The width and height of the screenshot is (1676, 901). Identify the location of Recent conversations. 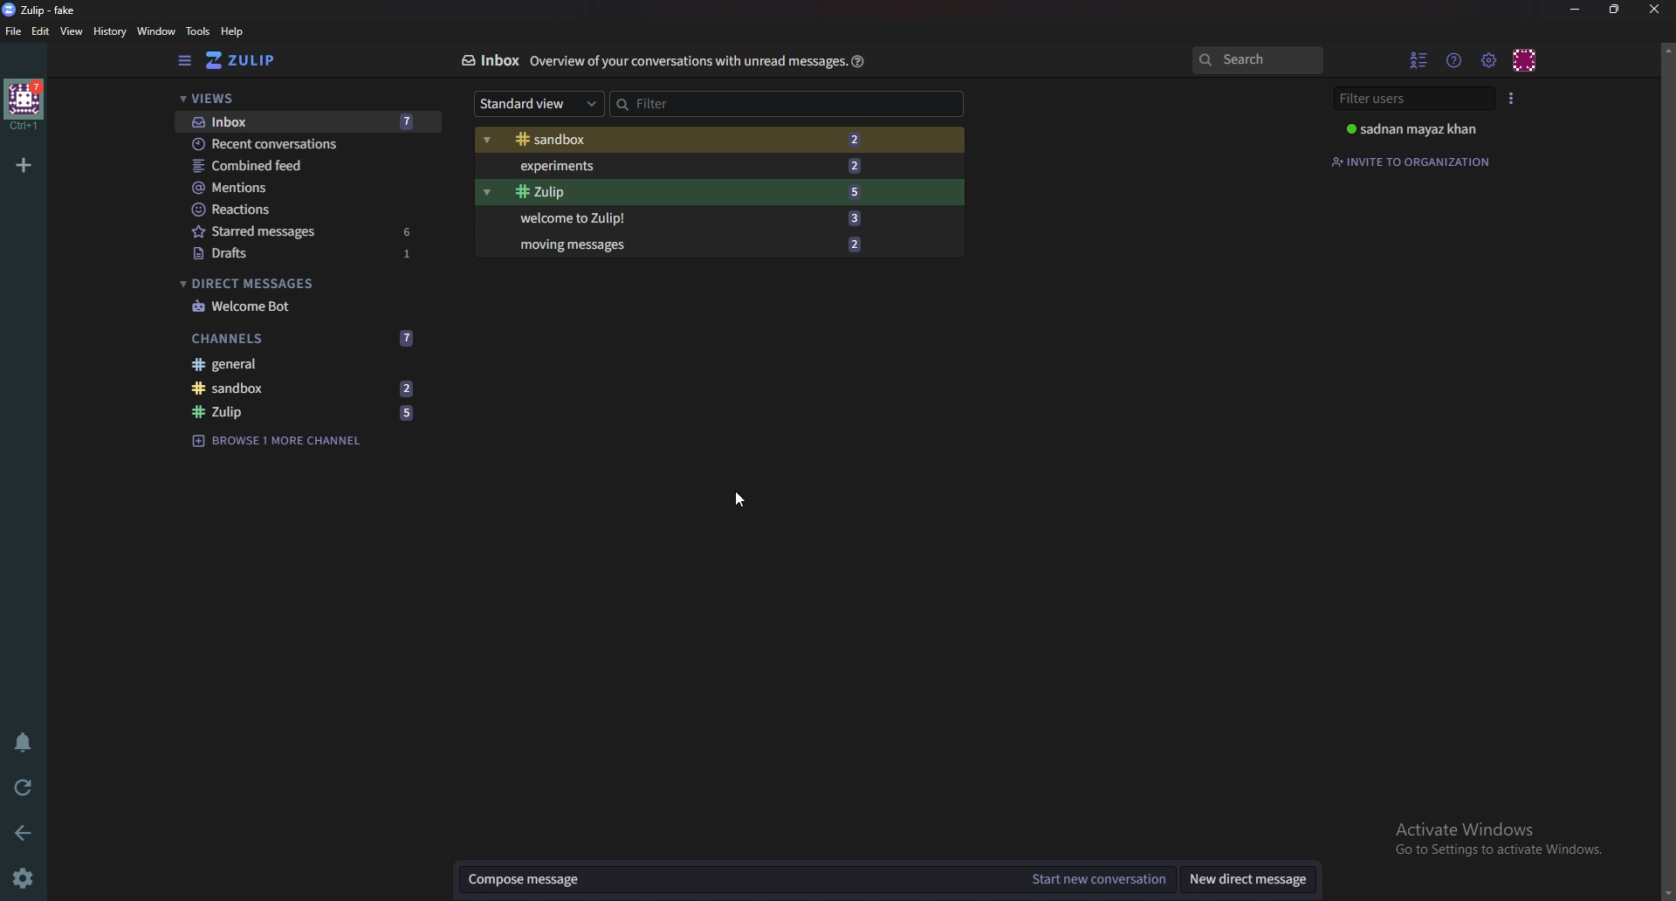
(314, 143).